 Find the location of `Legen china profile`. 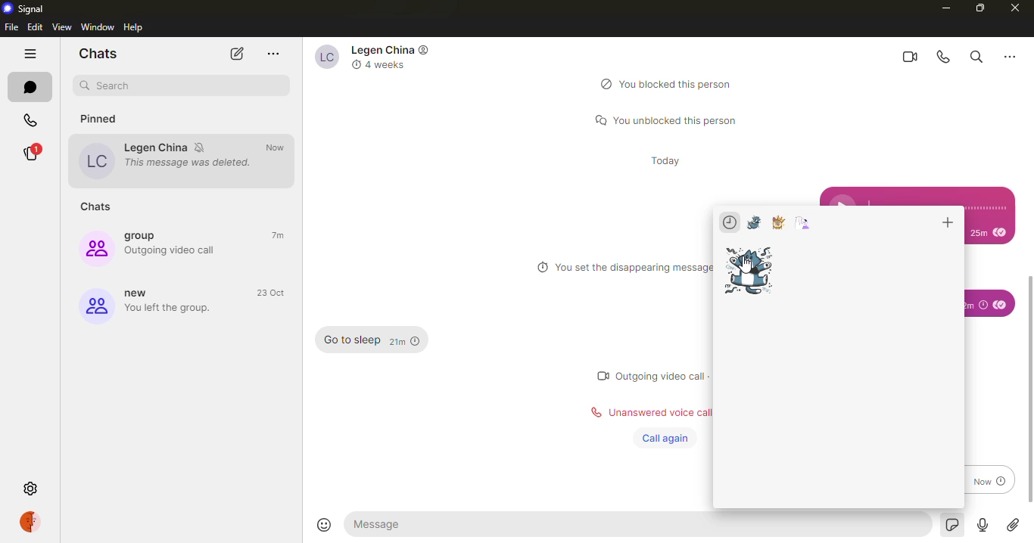

Legen china profile is located at coordinates (95, 161).